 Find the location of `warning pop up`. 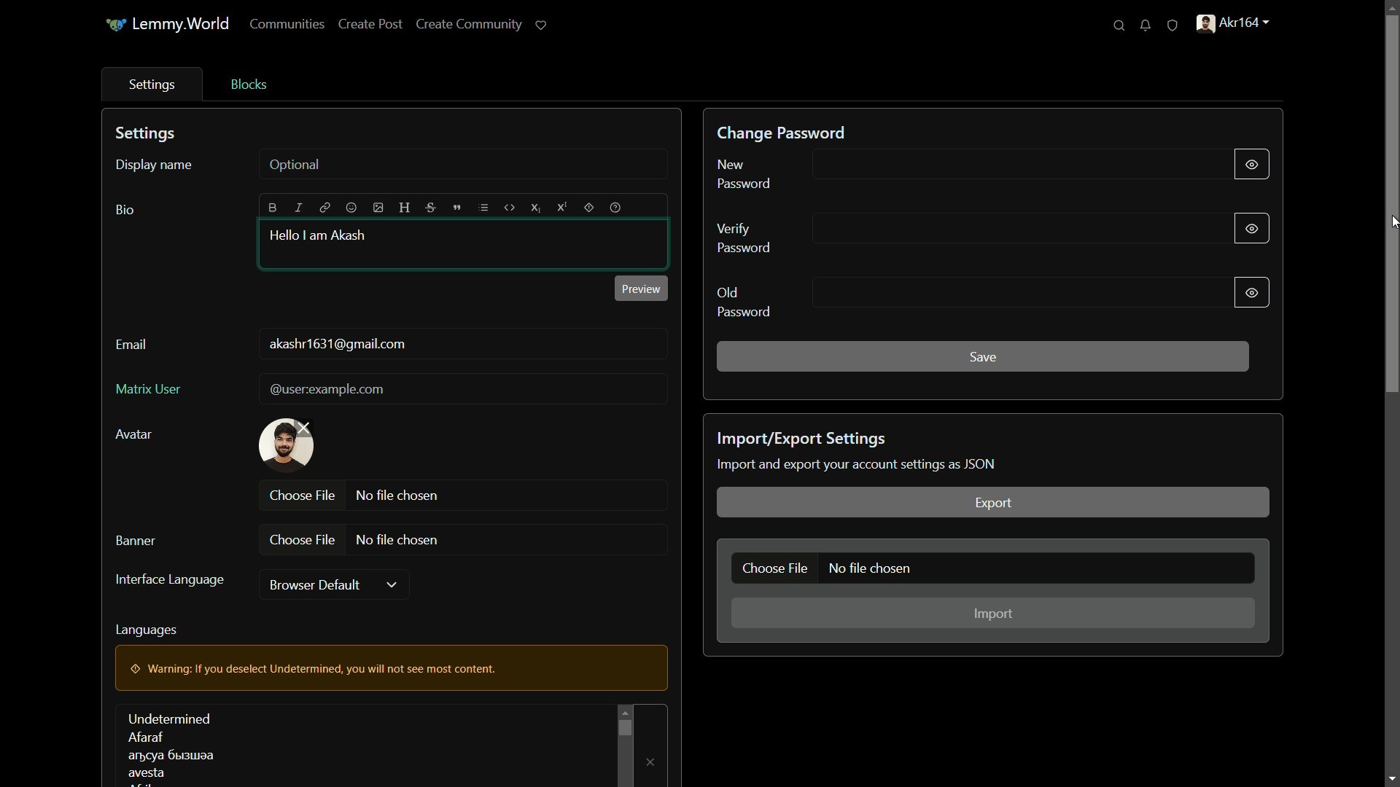

warning pop up is located at coordinates (388, 667).